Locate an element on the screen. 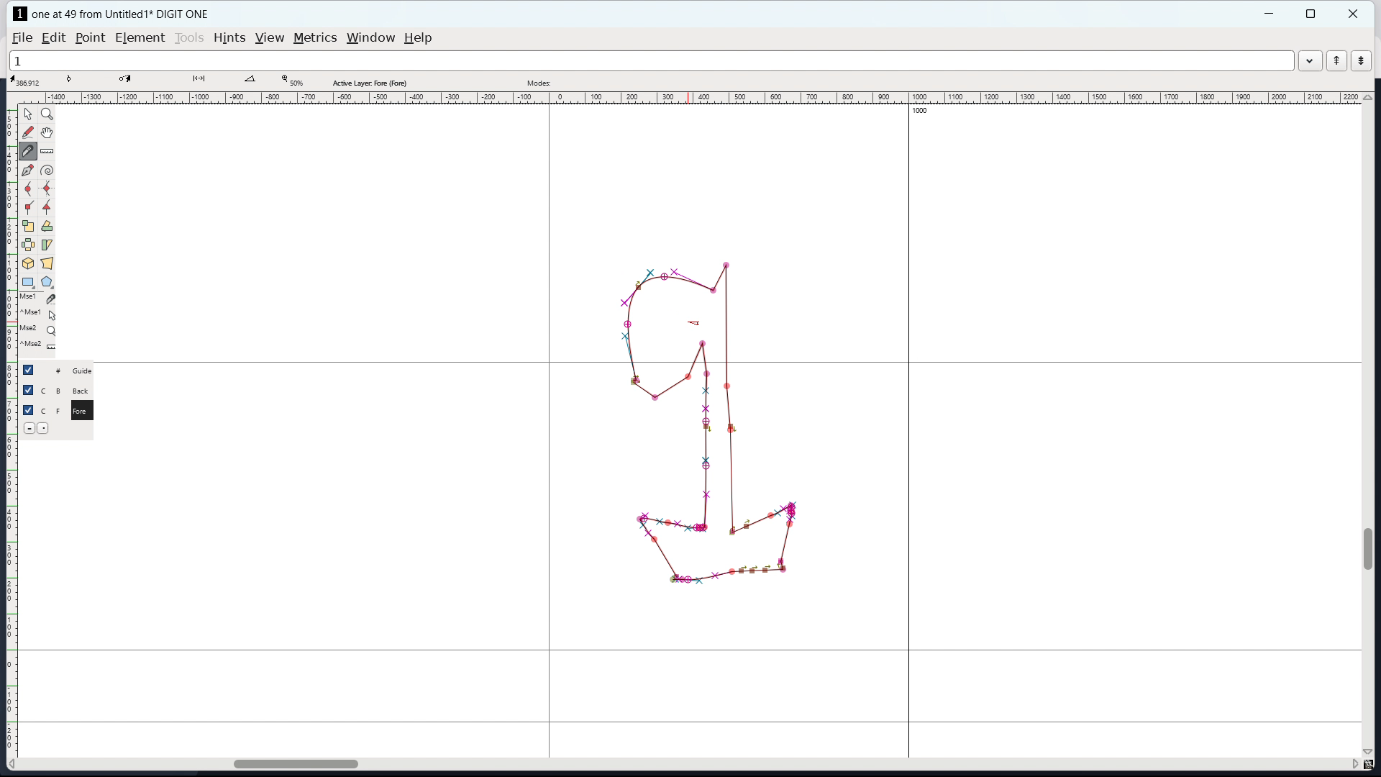 Image resolution: width=1381 pixels, height=777 pixels. fore is located at coordinates (84, 413).